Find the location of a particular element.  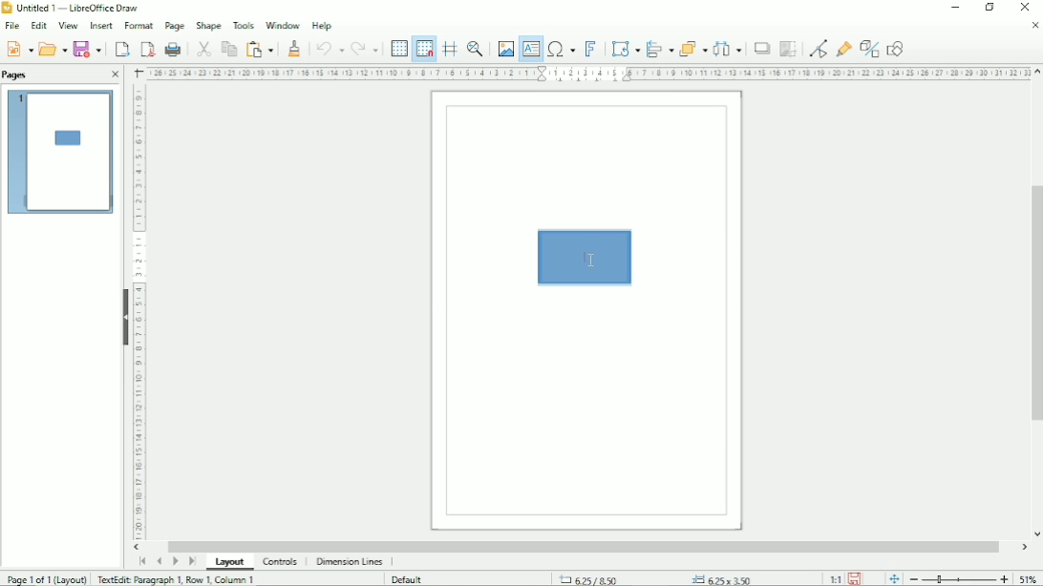

Export directly as PDF is located at coordinates (147, 49).